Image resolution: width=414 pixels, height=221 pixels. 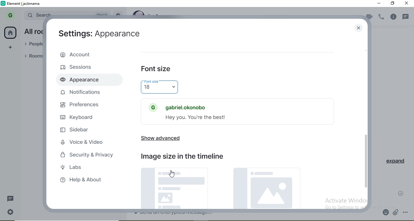 I want to click on minimise, so click(x=379, y=4).